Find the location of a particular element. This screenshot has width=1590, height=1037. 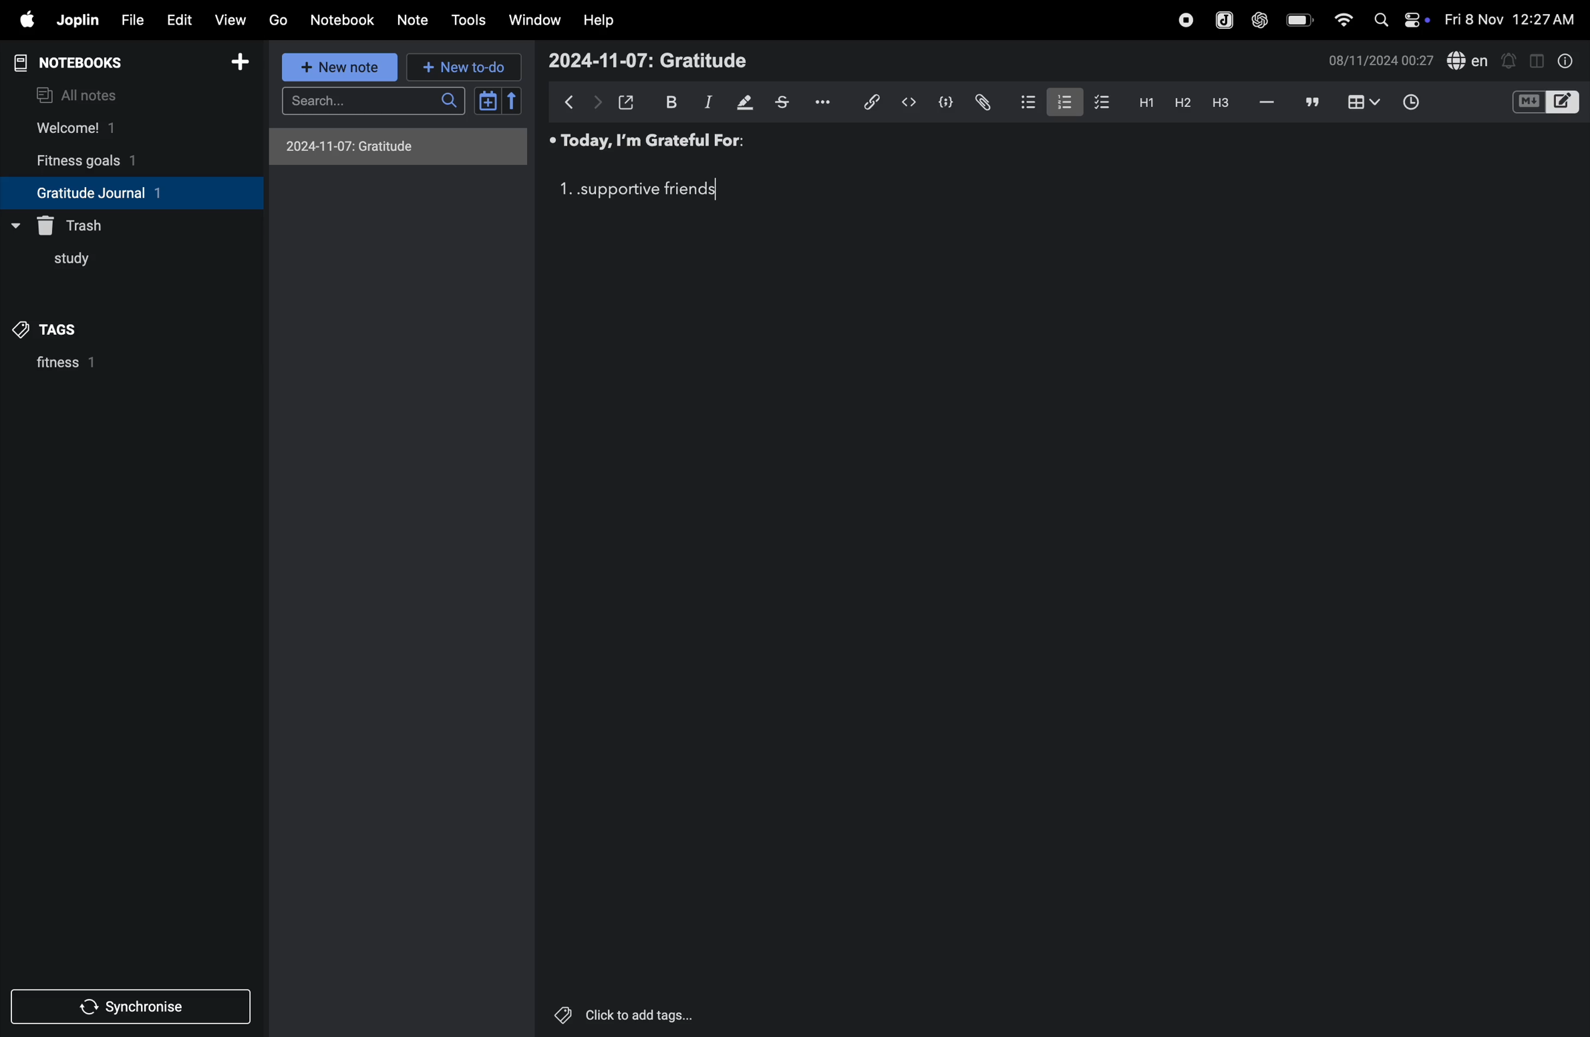

window is located at coordinates (535, 19).